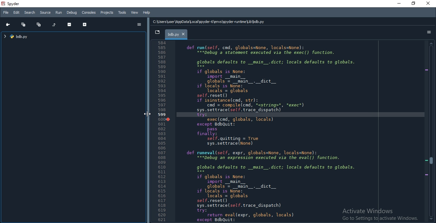 The image size is (436, 223). What do you see at coordinates (413, 4) in the screenshot?
I see `restore` at bounding box center [413, 4].